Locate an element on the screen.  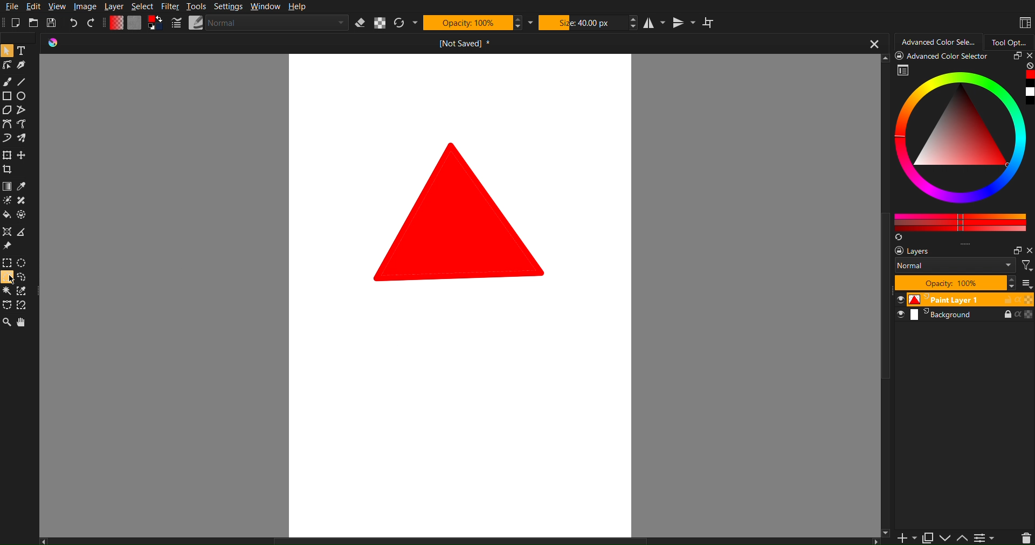
Selection dropper is located at coordinates (22, 291).